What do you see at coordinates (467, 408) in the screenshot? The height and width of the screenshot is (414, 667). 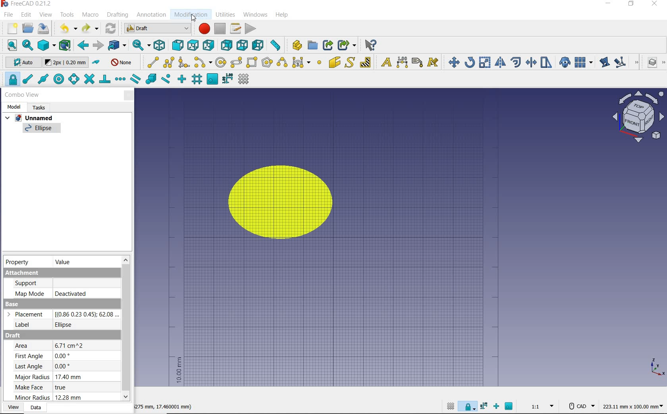 I see `snap lock` at bounding box center [467, 408].